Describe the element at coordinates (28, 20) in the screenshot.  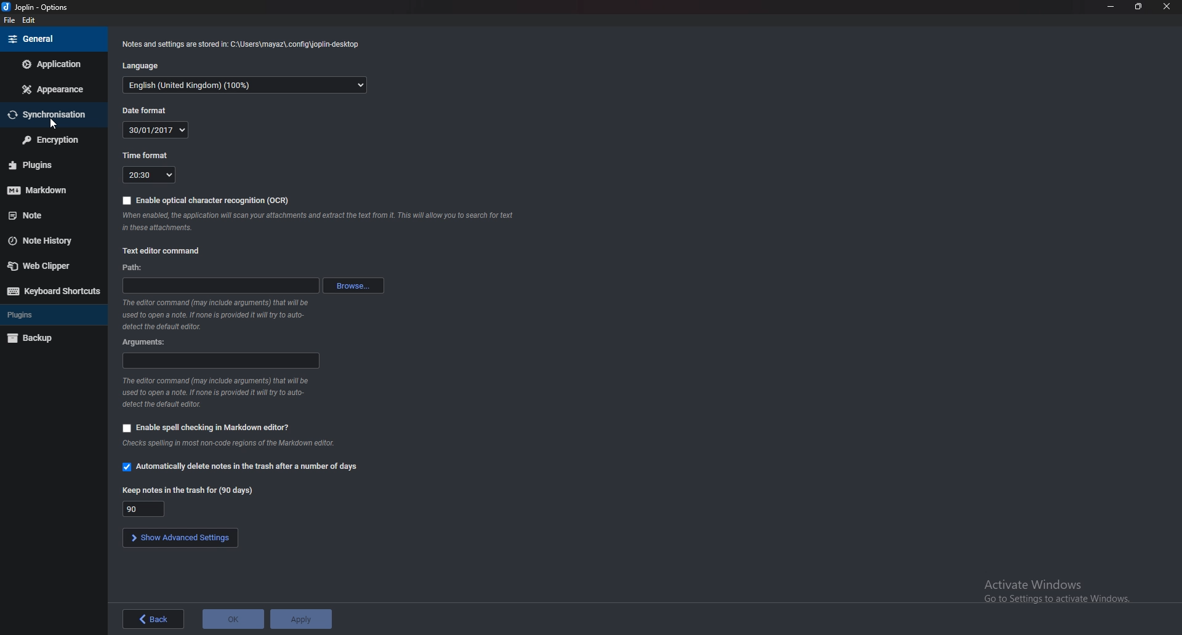
I see `edit` at that location.